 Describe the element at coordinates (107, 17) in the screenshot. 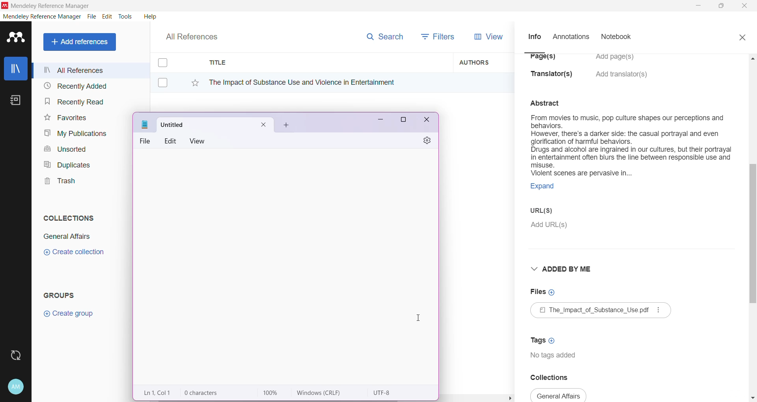

I see `Edit` at that location.